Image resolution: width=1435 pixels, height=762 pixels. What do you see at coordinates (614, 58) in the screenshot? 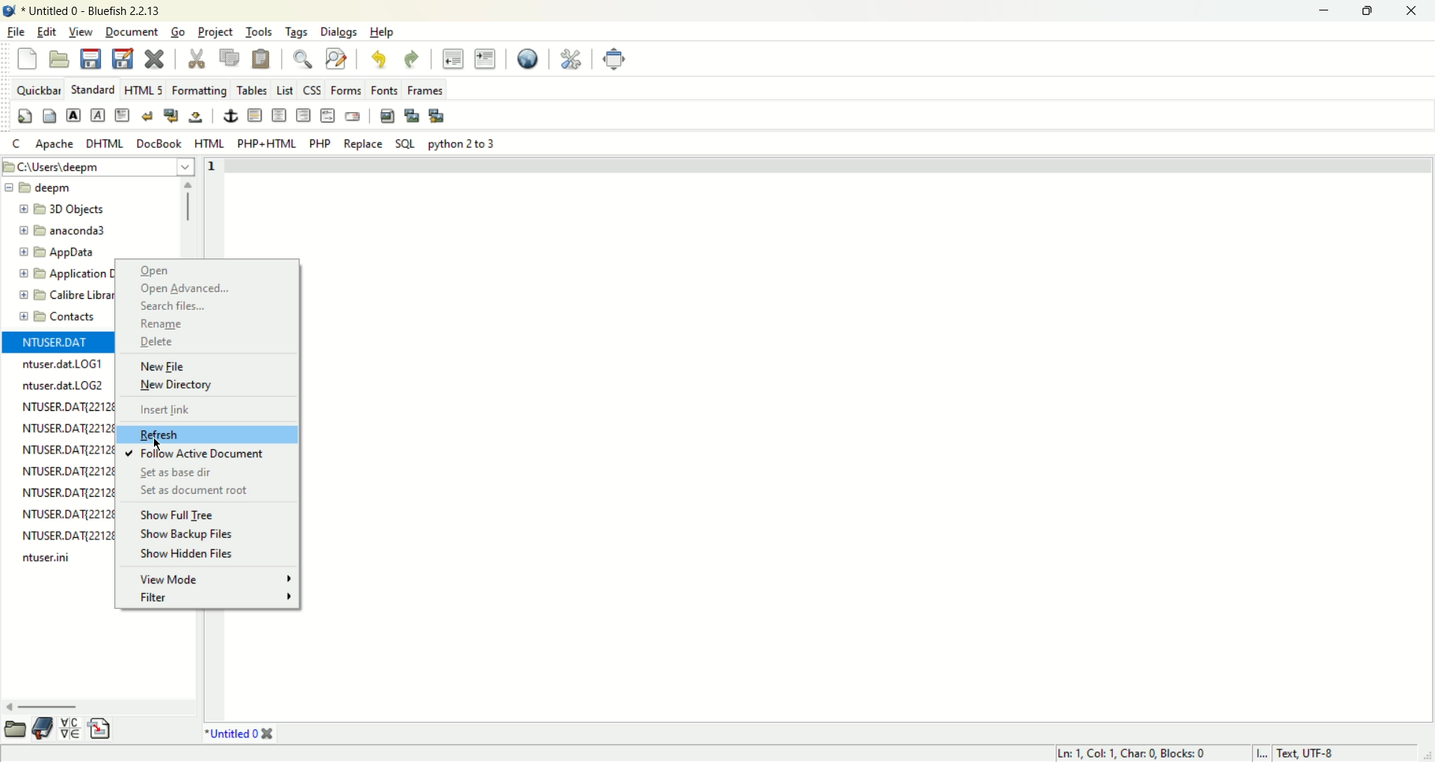
I see `fullscreen` at bounding box center [614, 58].